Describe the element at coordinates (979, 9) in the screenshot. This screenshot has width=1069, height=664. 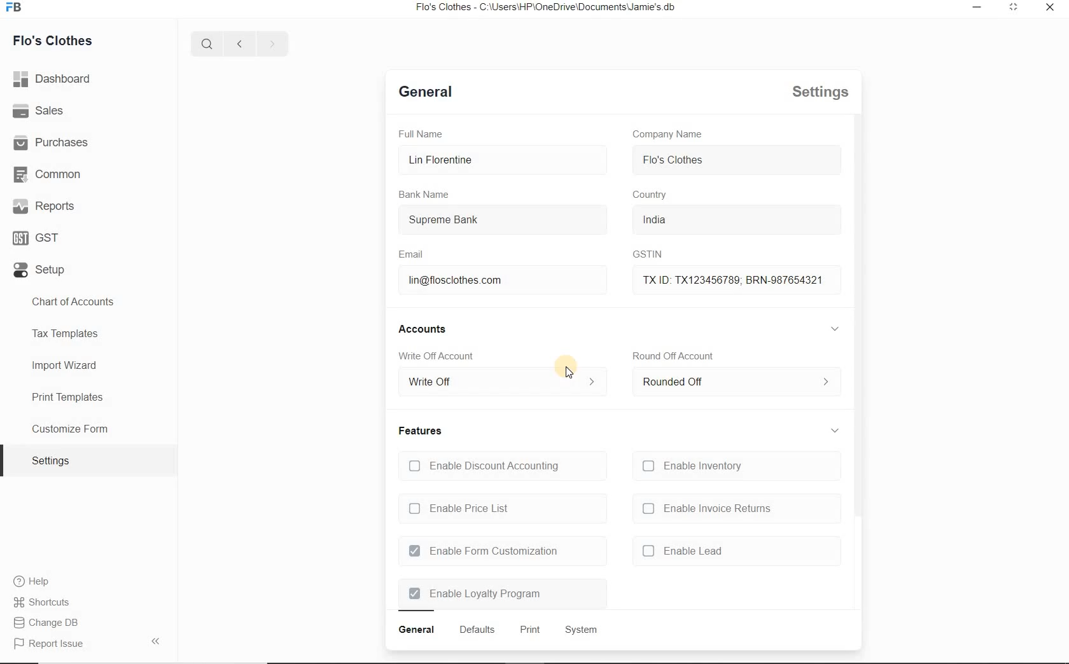
I see `restore` at that location.